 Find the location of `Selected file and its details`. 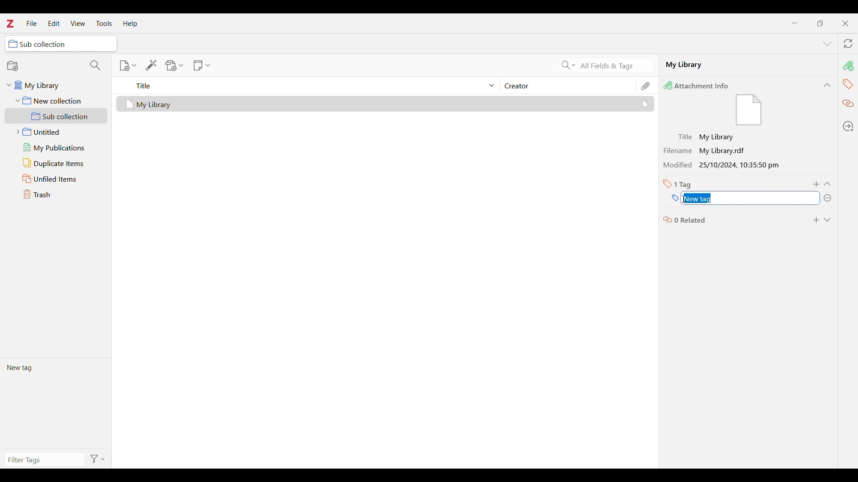

Selected file and its details is located at coordinates (386, 104).